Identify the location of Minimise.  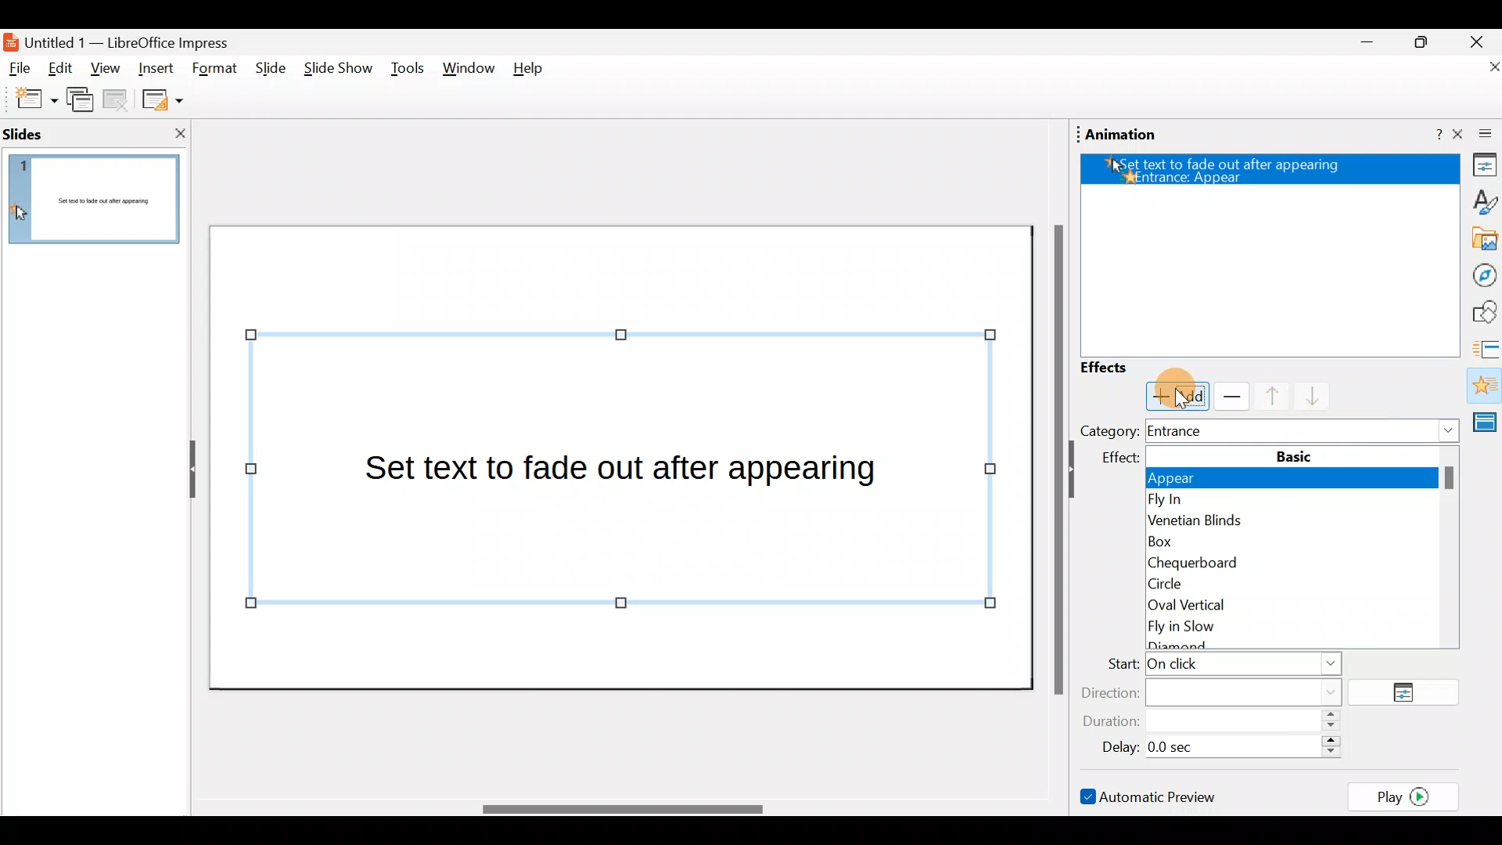
(1365, 46).